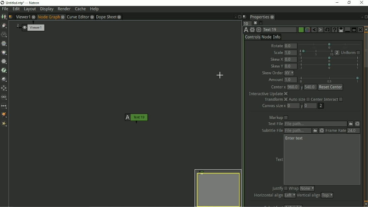  What do you see at coordinates (4, 106) in the screenshot?
I see `Other` at bounding box center [4, 106].